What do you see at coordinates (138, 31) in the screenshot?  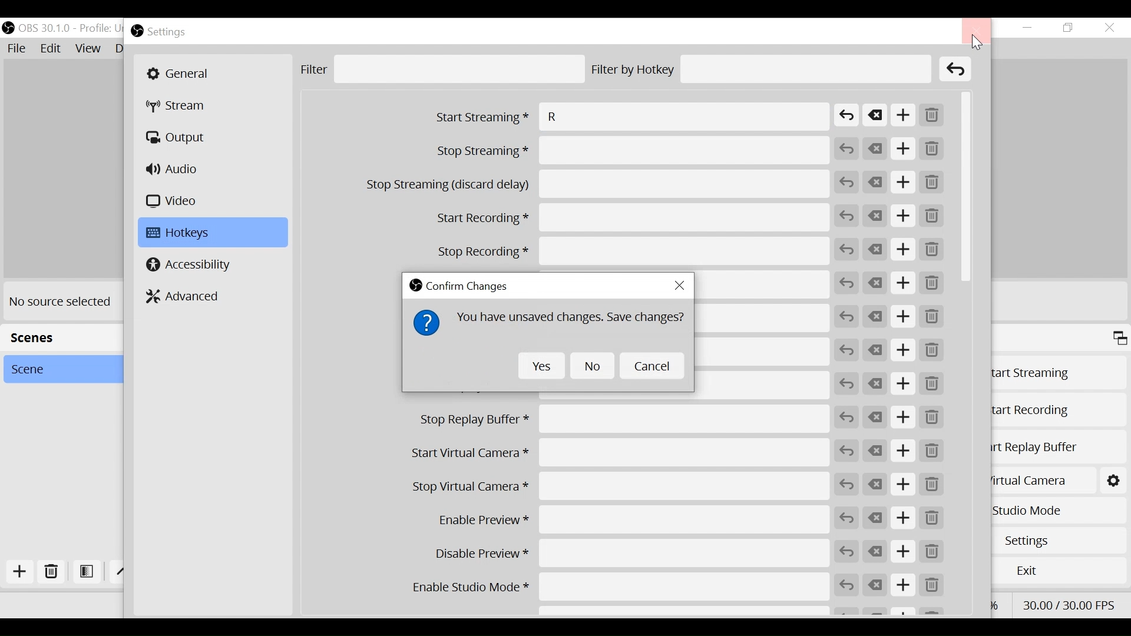 I see `OBS Studio Desktop icon` at bounding box center [138, 31].